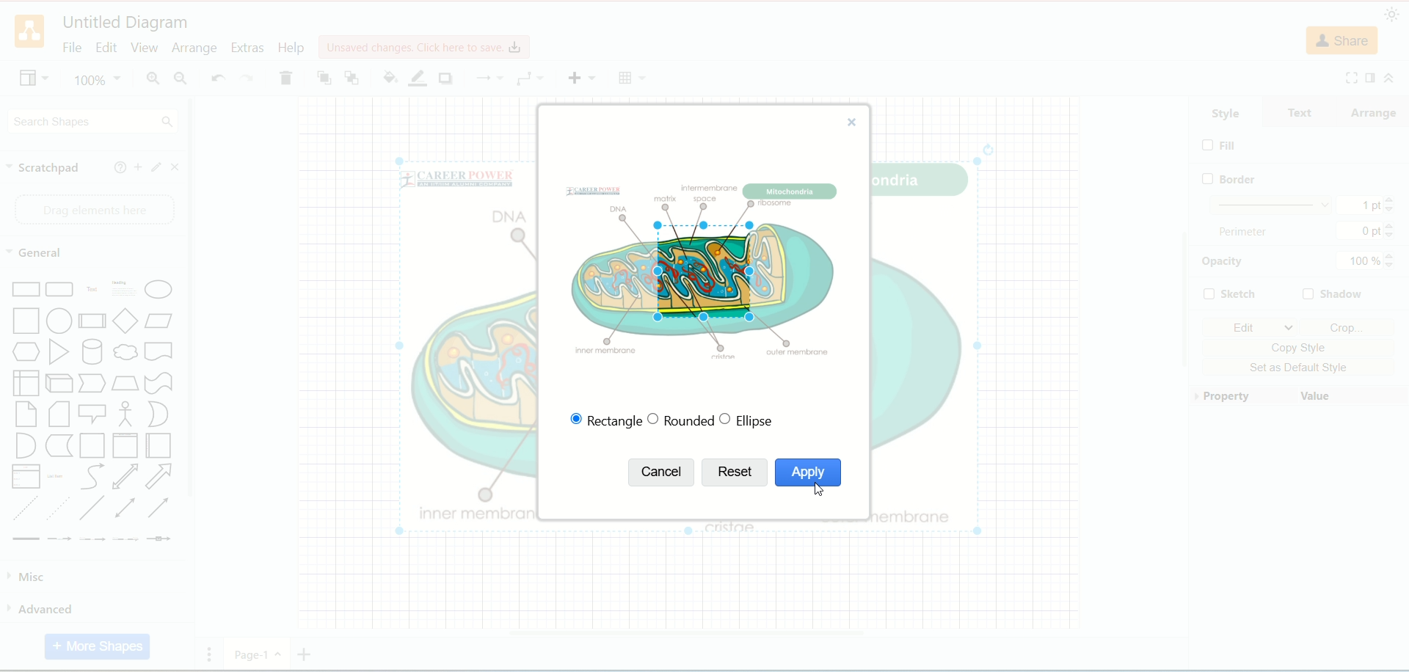  What do you see at coordinates (1346, 327) in the screenshot?
I see `crop` at bounding box center [1346, 327].